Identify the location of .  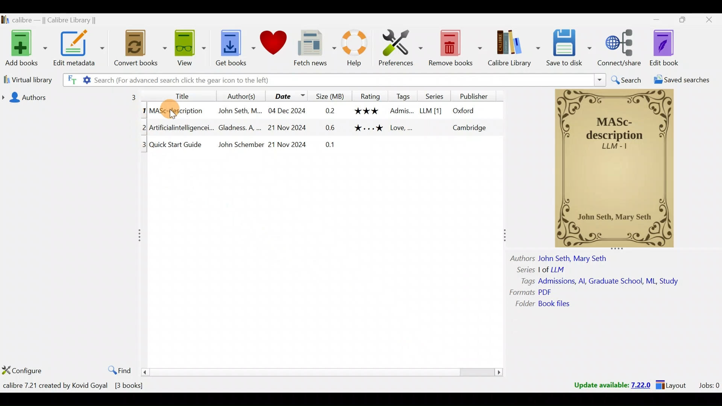
(504, 238).